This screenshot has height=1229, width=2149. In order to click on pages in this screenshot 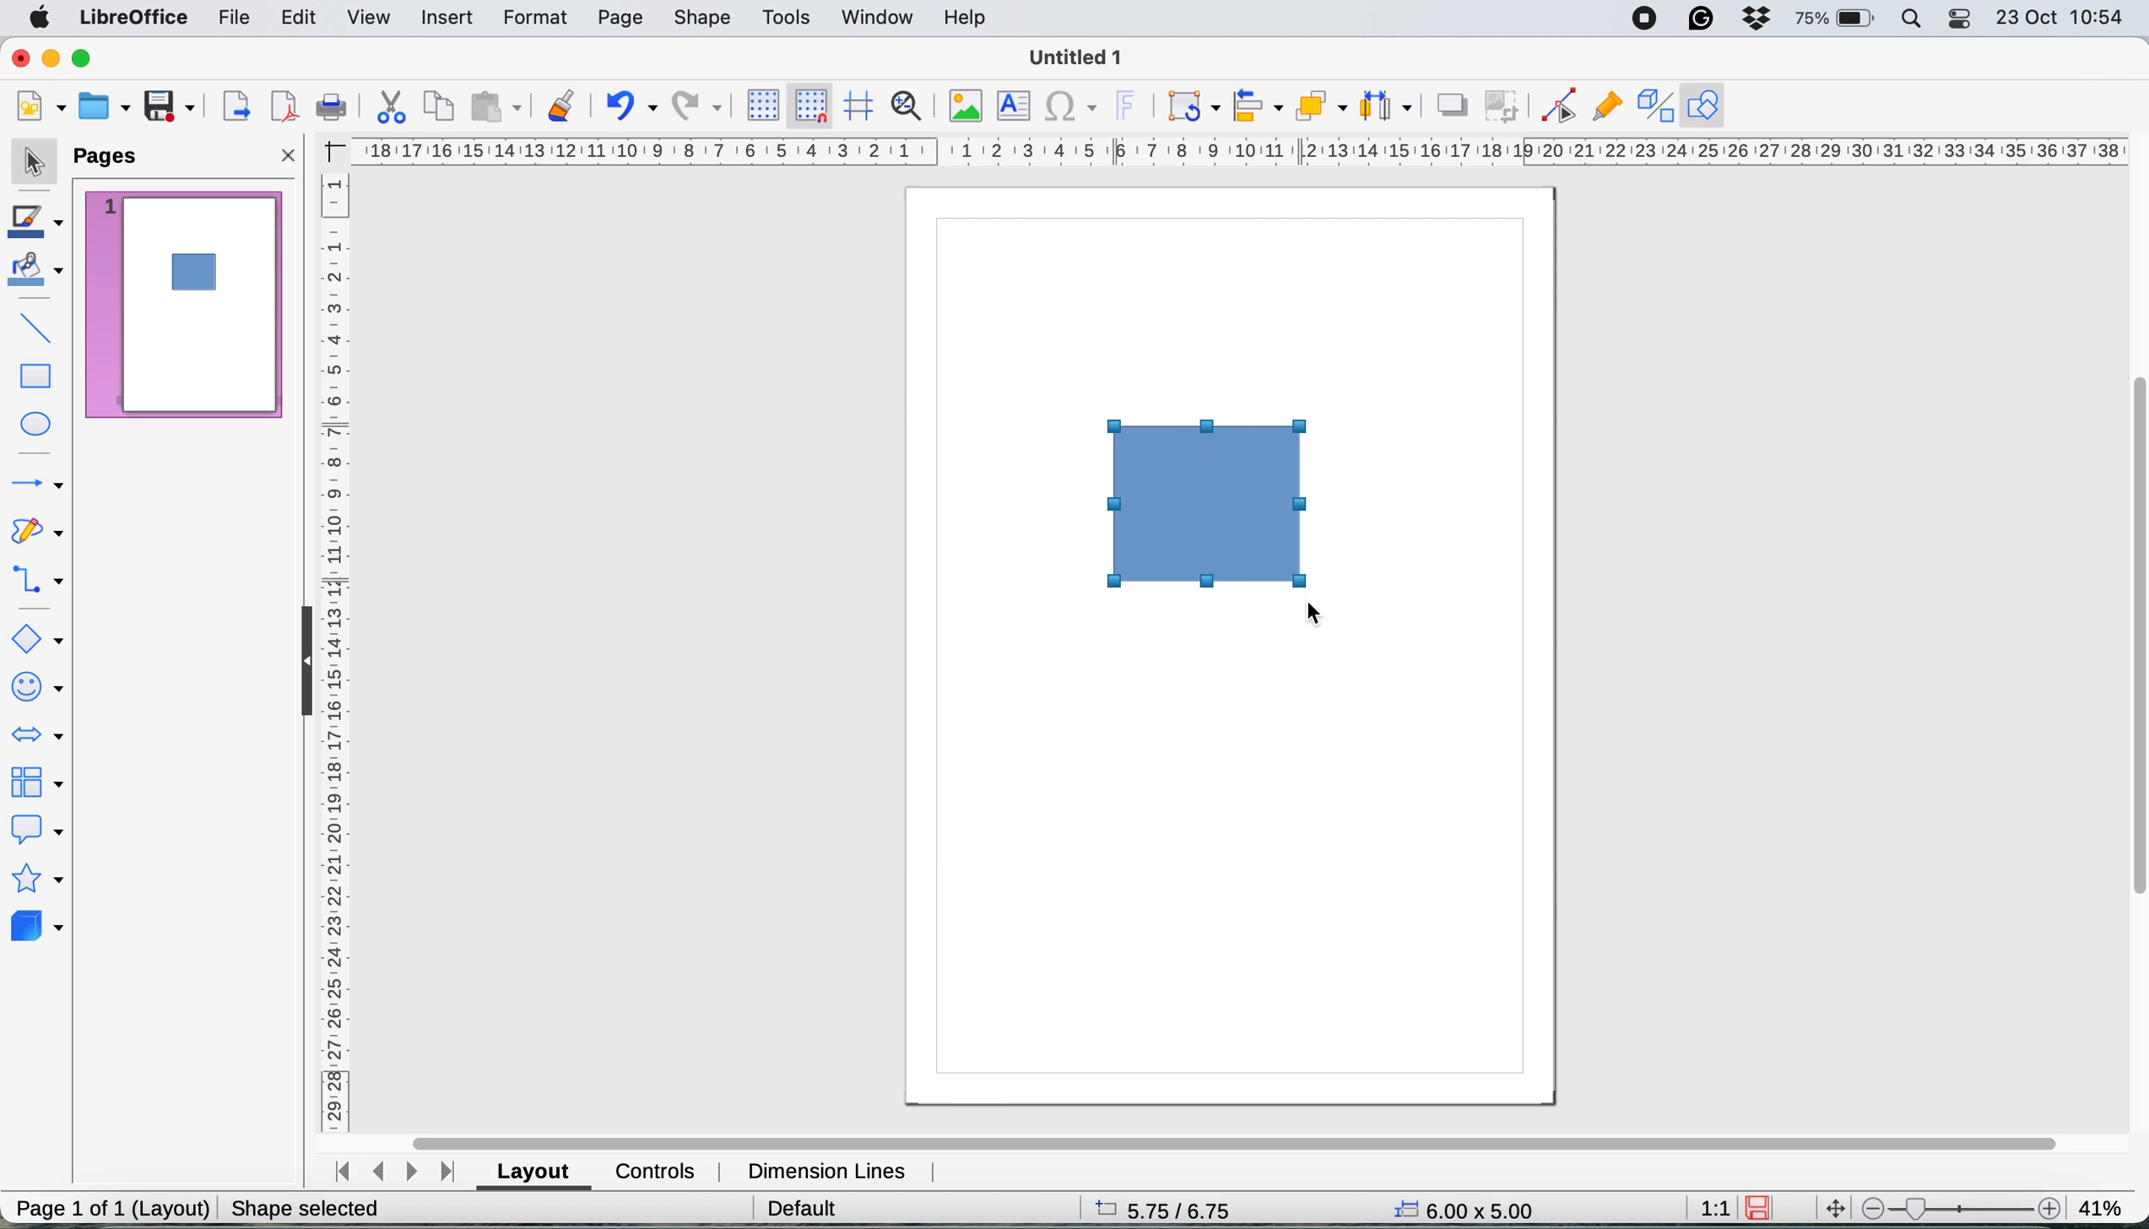, I will do `click(113, 158)`.